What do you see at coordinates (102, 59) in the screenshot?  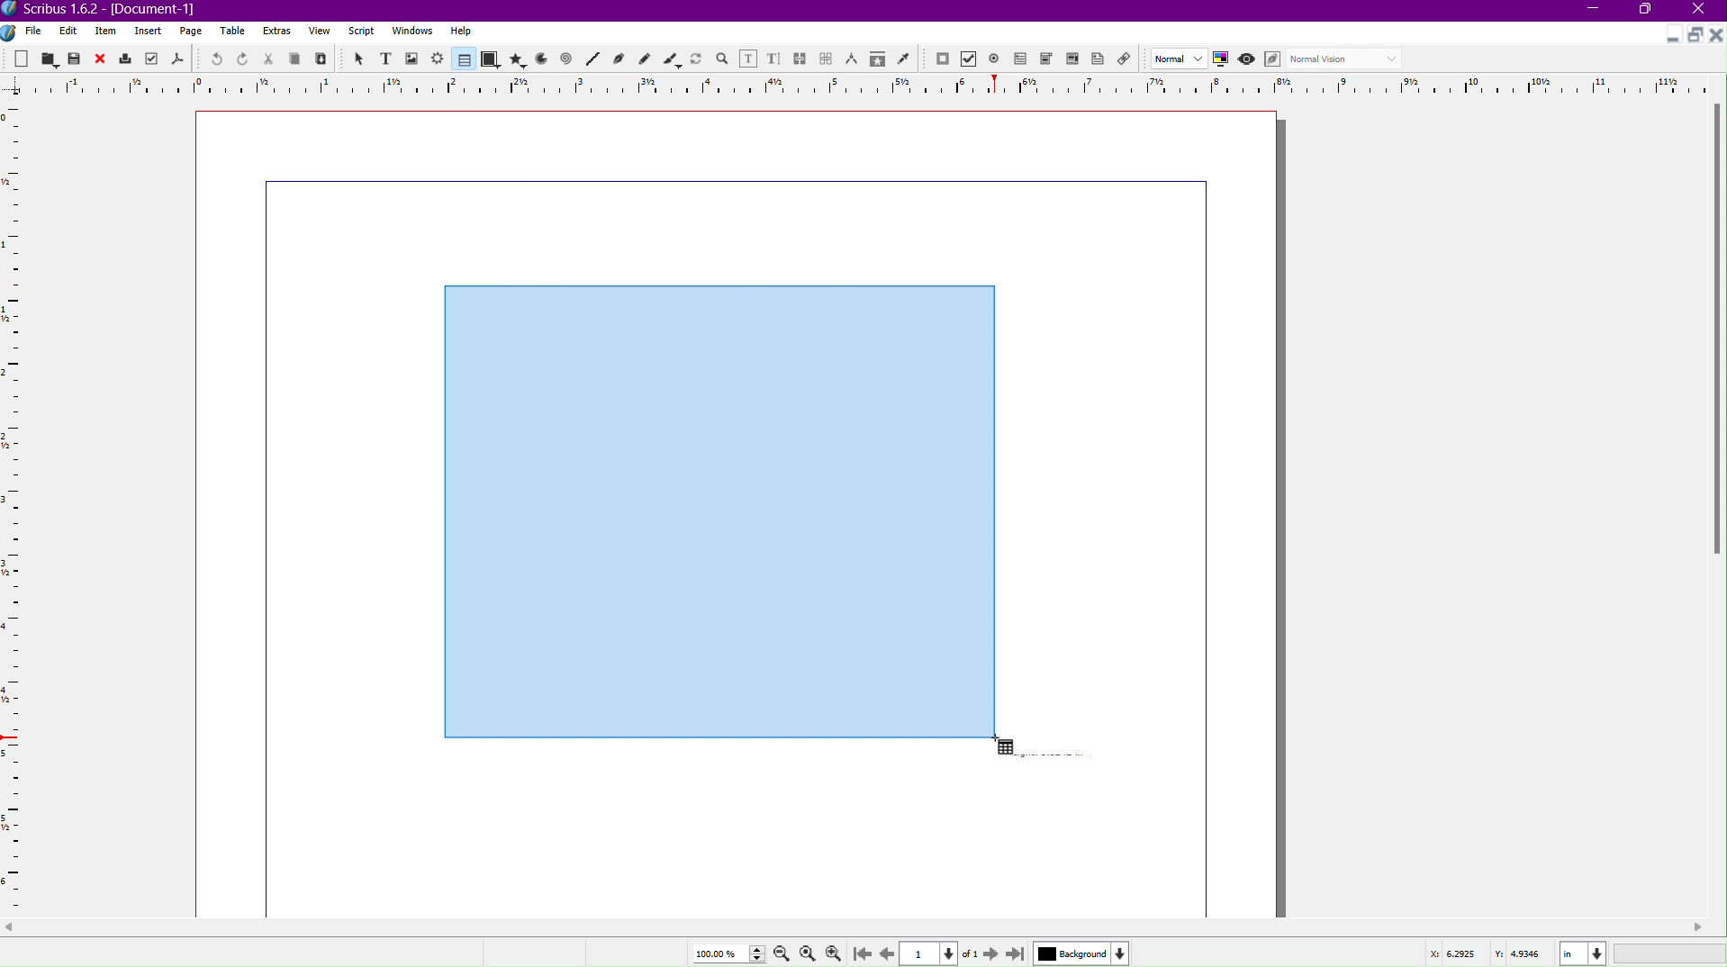 I see `Close` at bounding box center [102, 59].